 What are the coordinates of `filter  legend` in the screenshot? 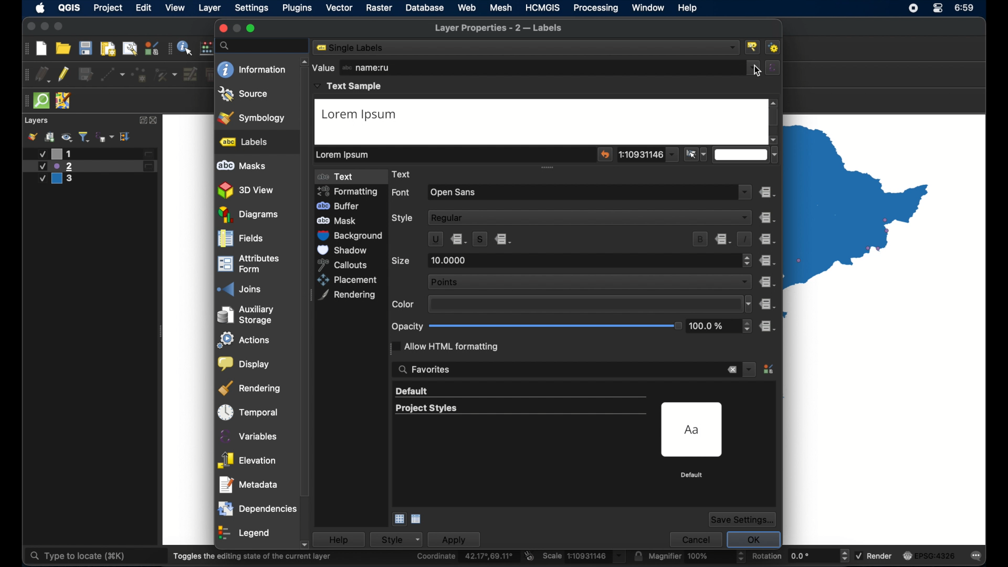 It's located at (85, 136).